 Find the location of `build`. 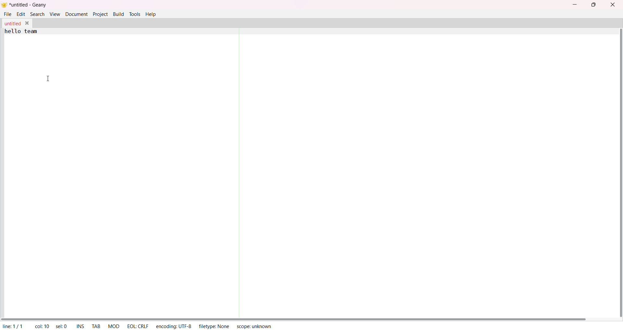

build is located at coordinates (117, 14).